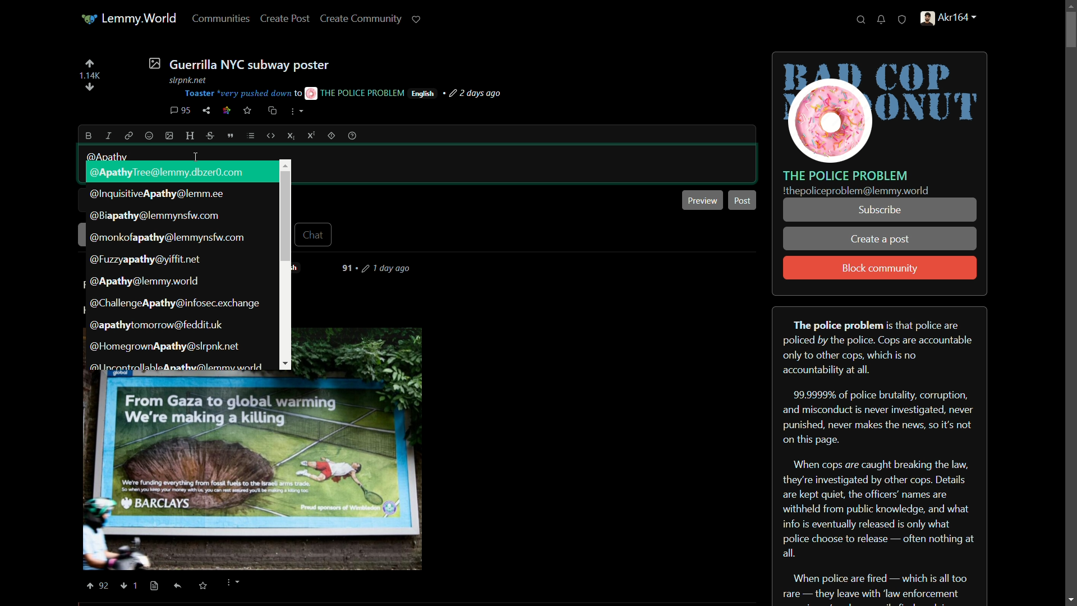  Describe the element at coordinates (146, 260) in the screenshot. I see `suggestion-5` at that location.